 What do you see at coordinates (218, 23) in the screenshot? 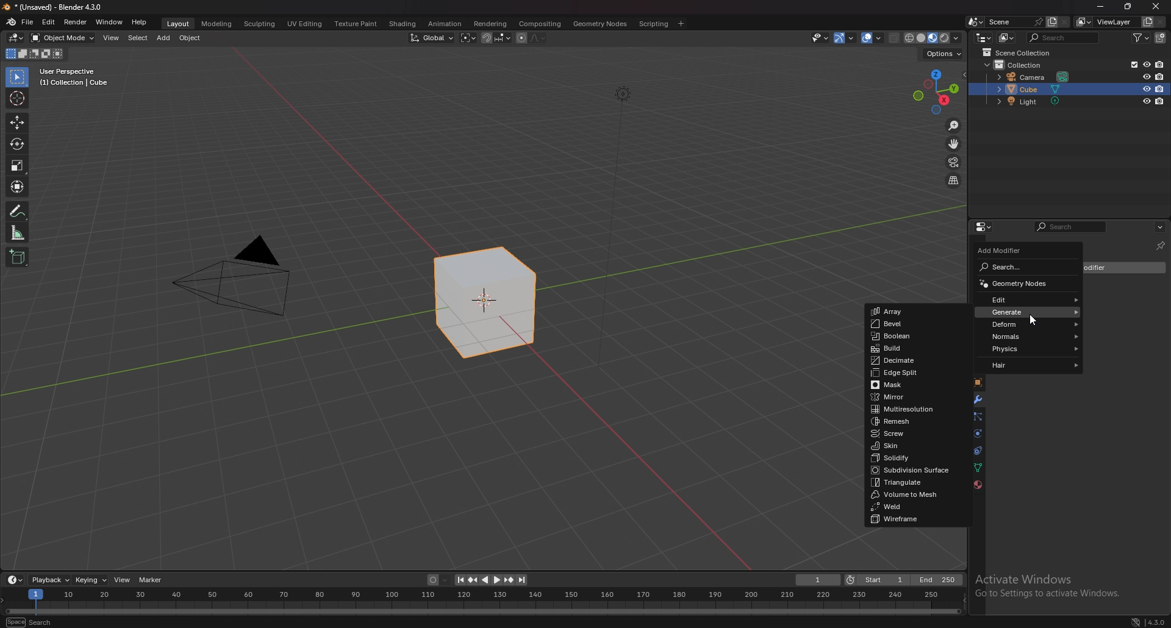
I see `modeling` at bounding box center [218, 23].